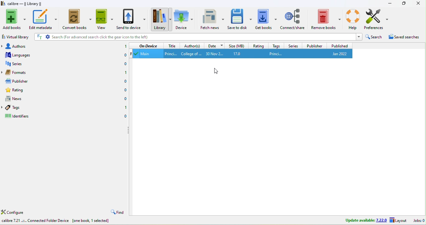  Describe the element at coordinates (19, 98) in the screenshot. I see `news` at that location.